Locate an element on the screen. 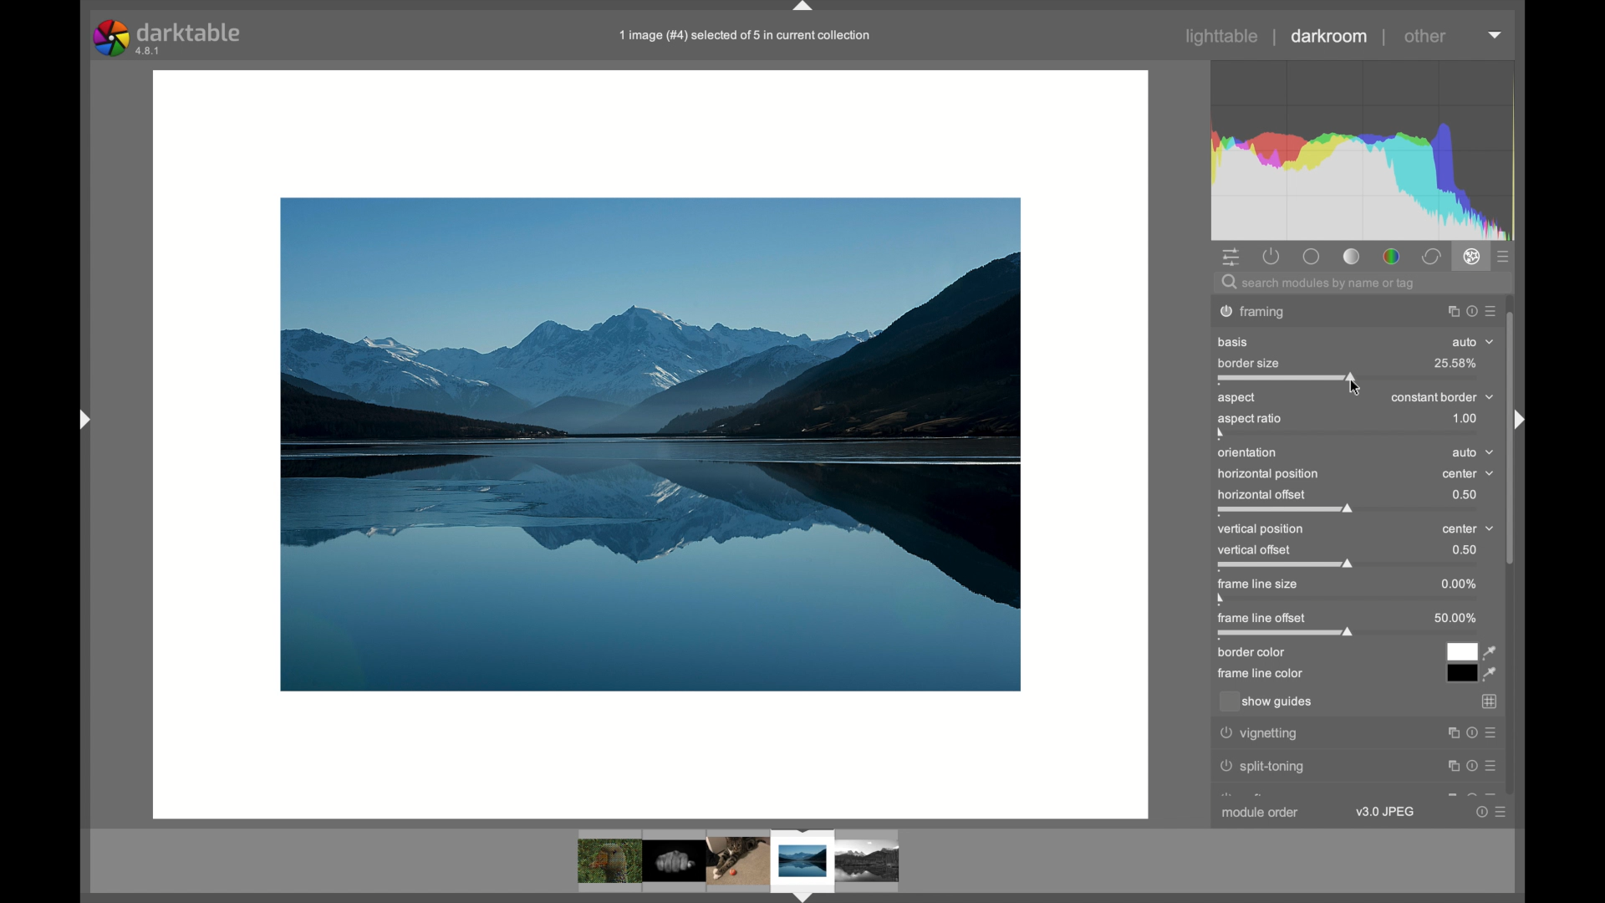  more options is located at coordinates (1468, 763).